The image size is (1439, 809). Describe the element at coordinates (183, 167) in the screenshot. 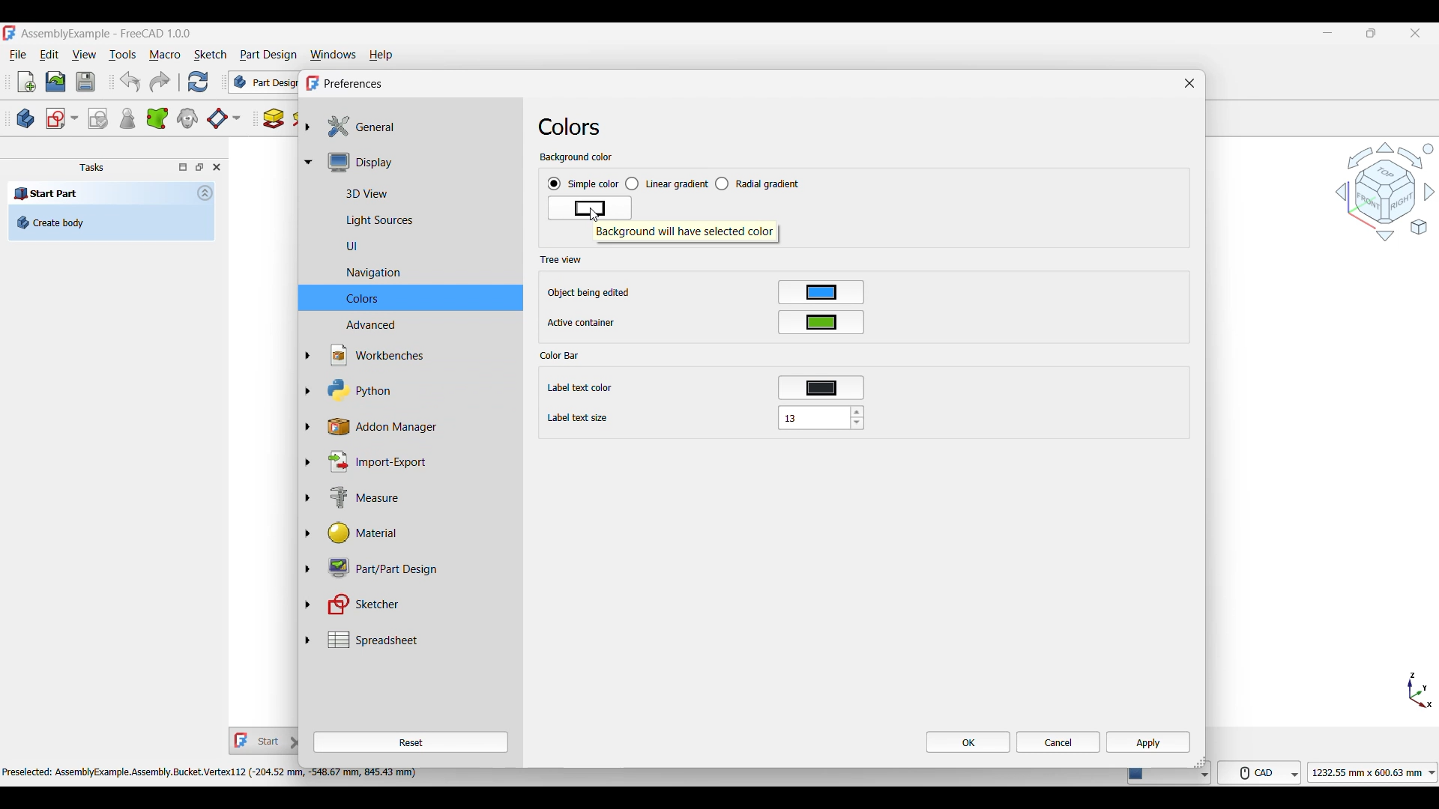

I see `Toggle overlay` at that location.